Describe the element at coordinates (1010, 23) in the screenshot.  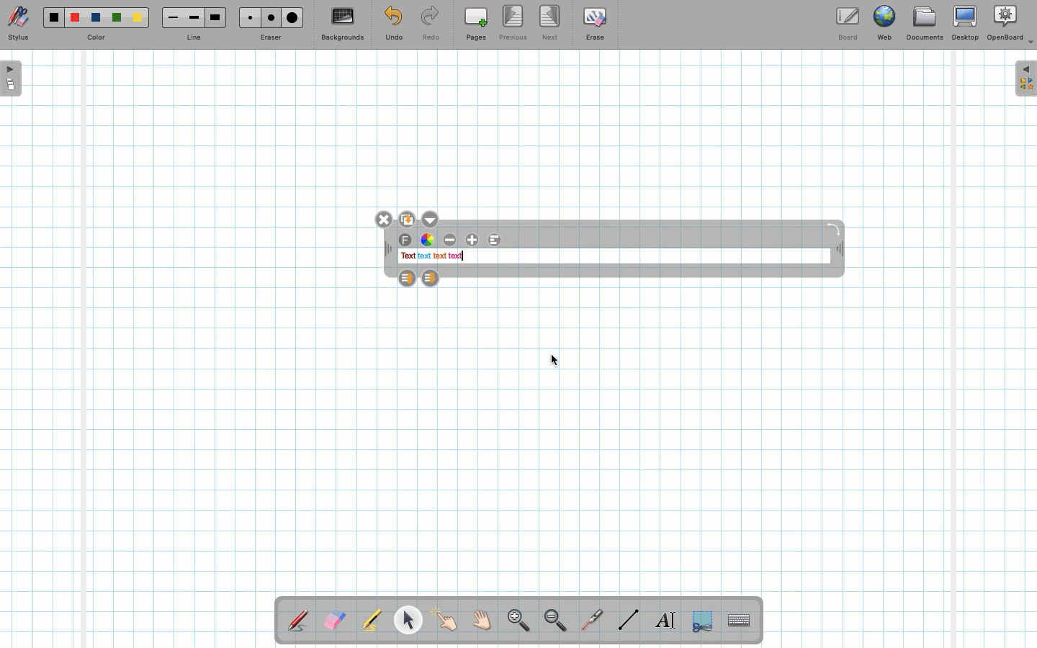
I see `OpenBoard` at that location.